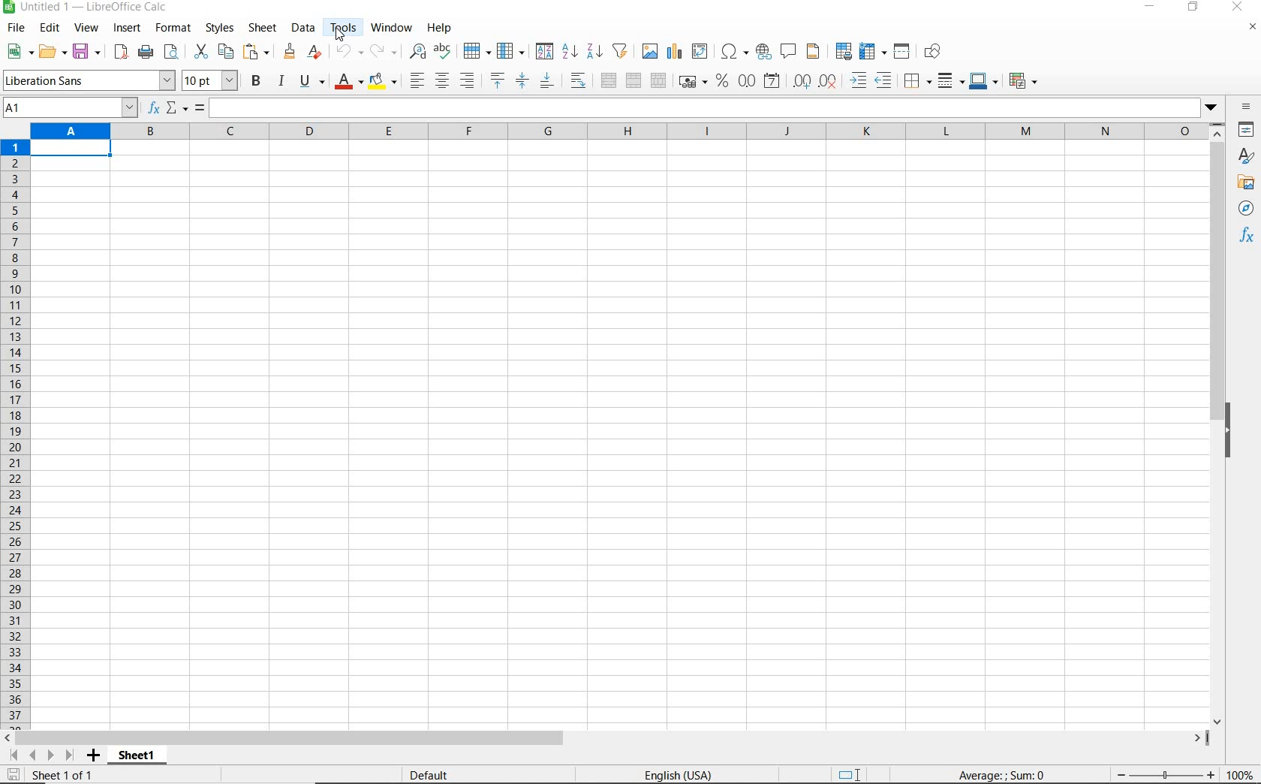 The height and width of the screenshot is (784, 1261). Describe the element at coordinates (787, 52) in the screenshot. I see `insert comment` at that location.